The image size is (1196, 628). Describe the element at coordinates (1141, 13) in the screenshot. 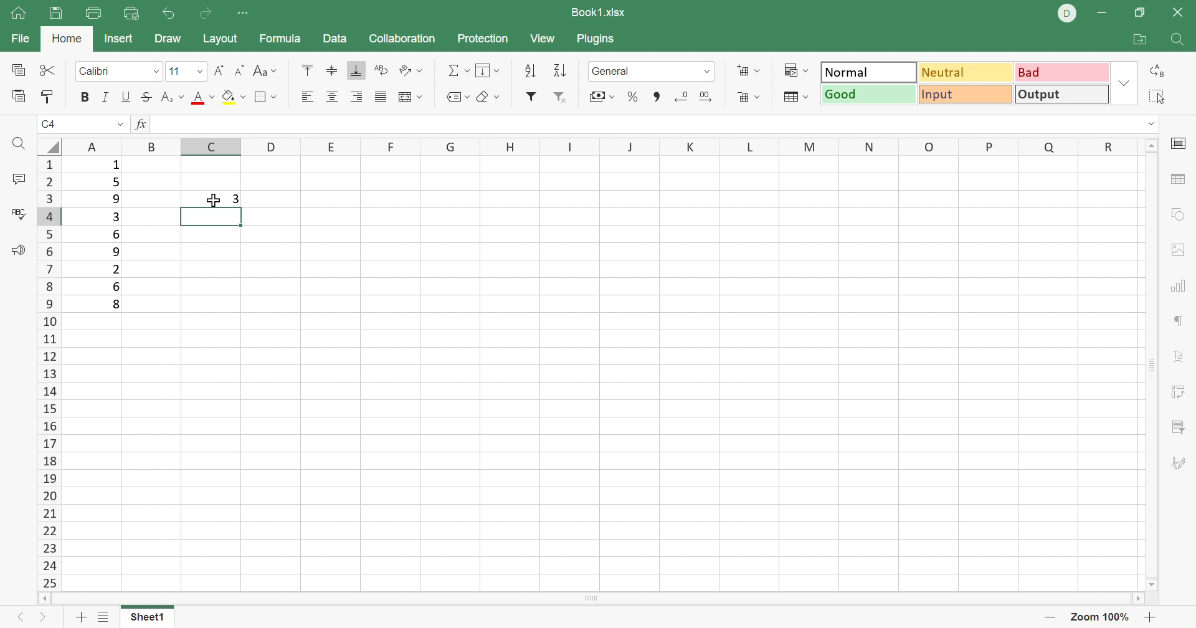

I see `Restore down` at that location.